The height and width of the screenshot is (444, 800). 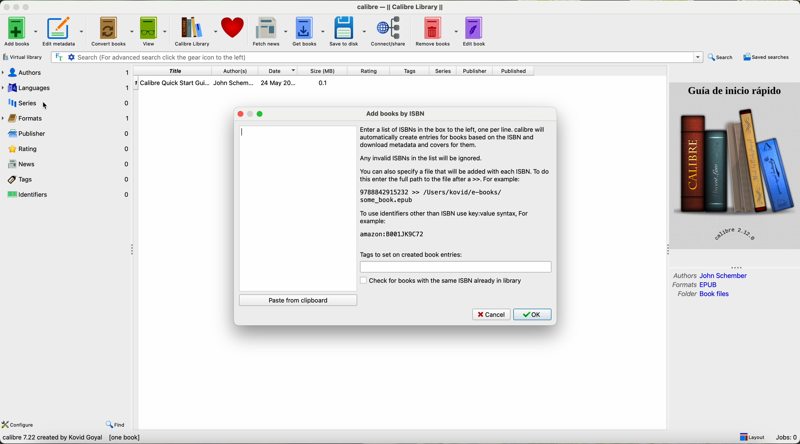 I want to click on connect/share, so click(x=388, y=32).